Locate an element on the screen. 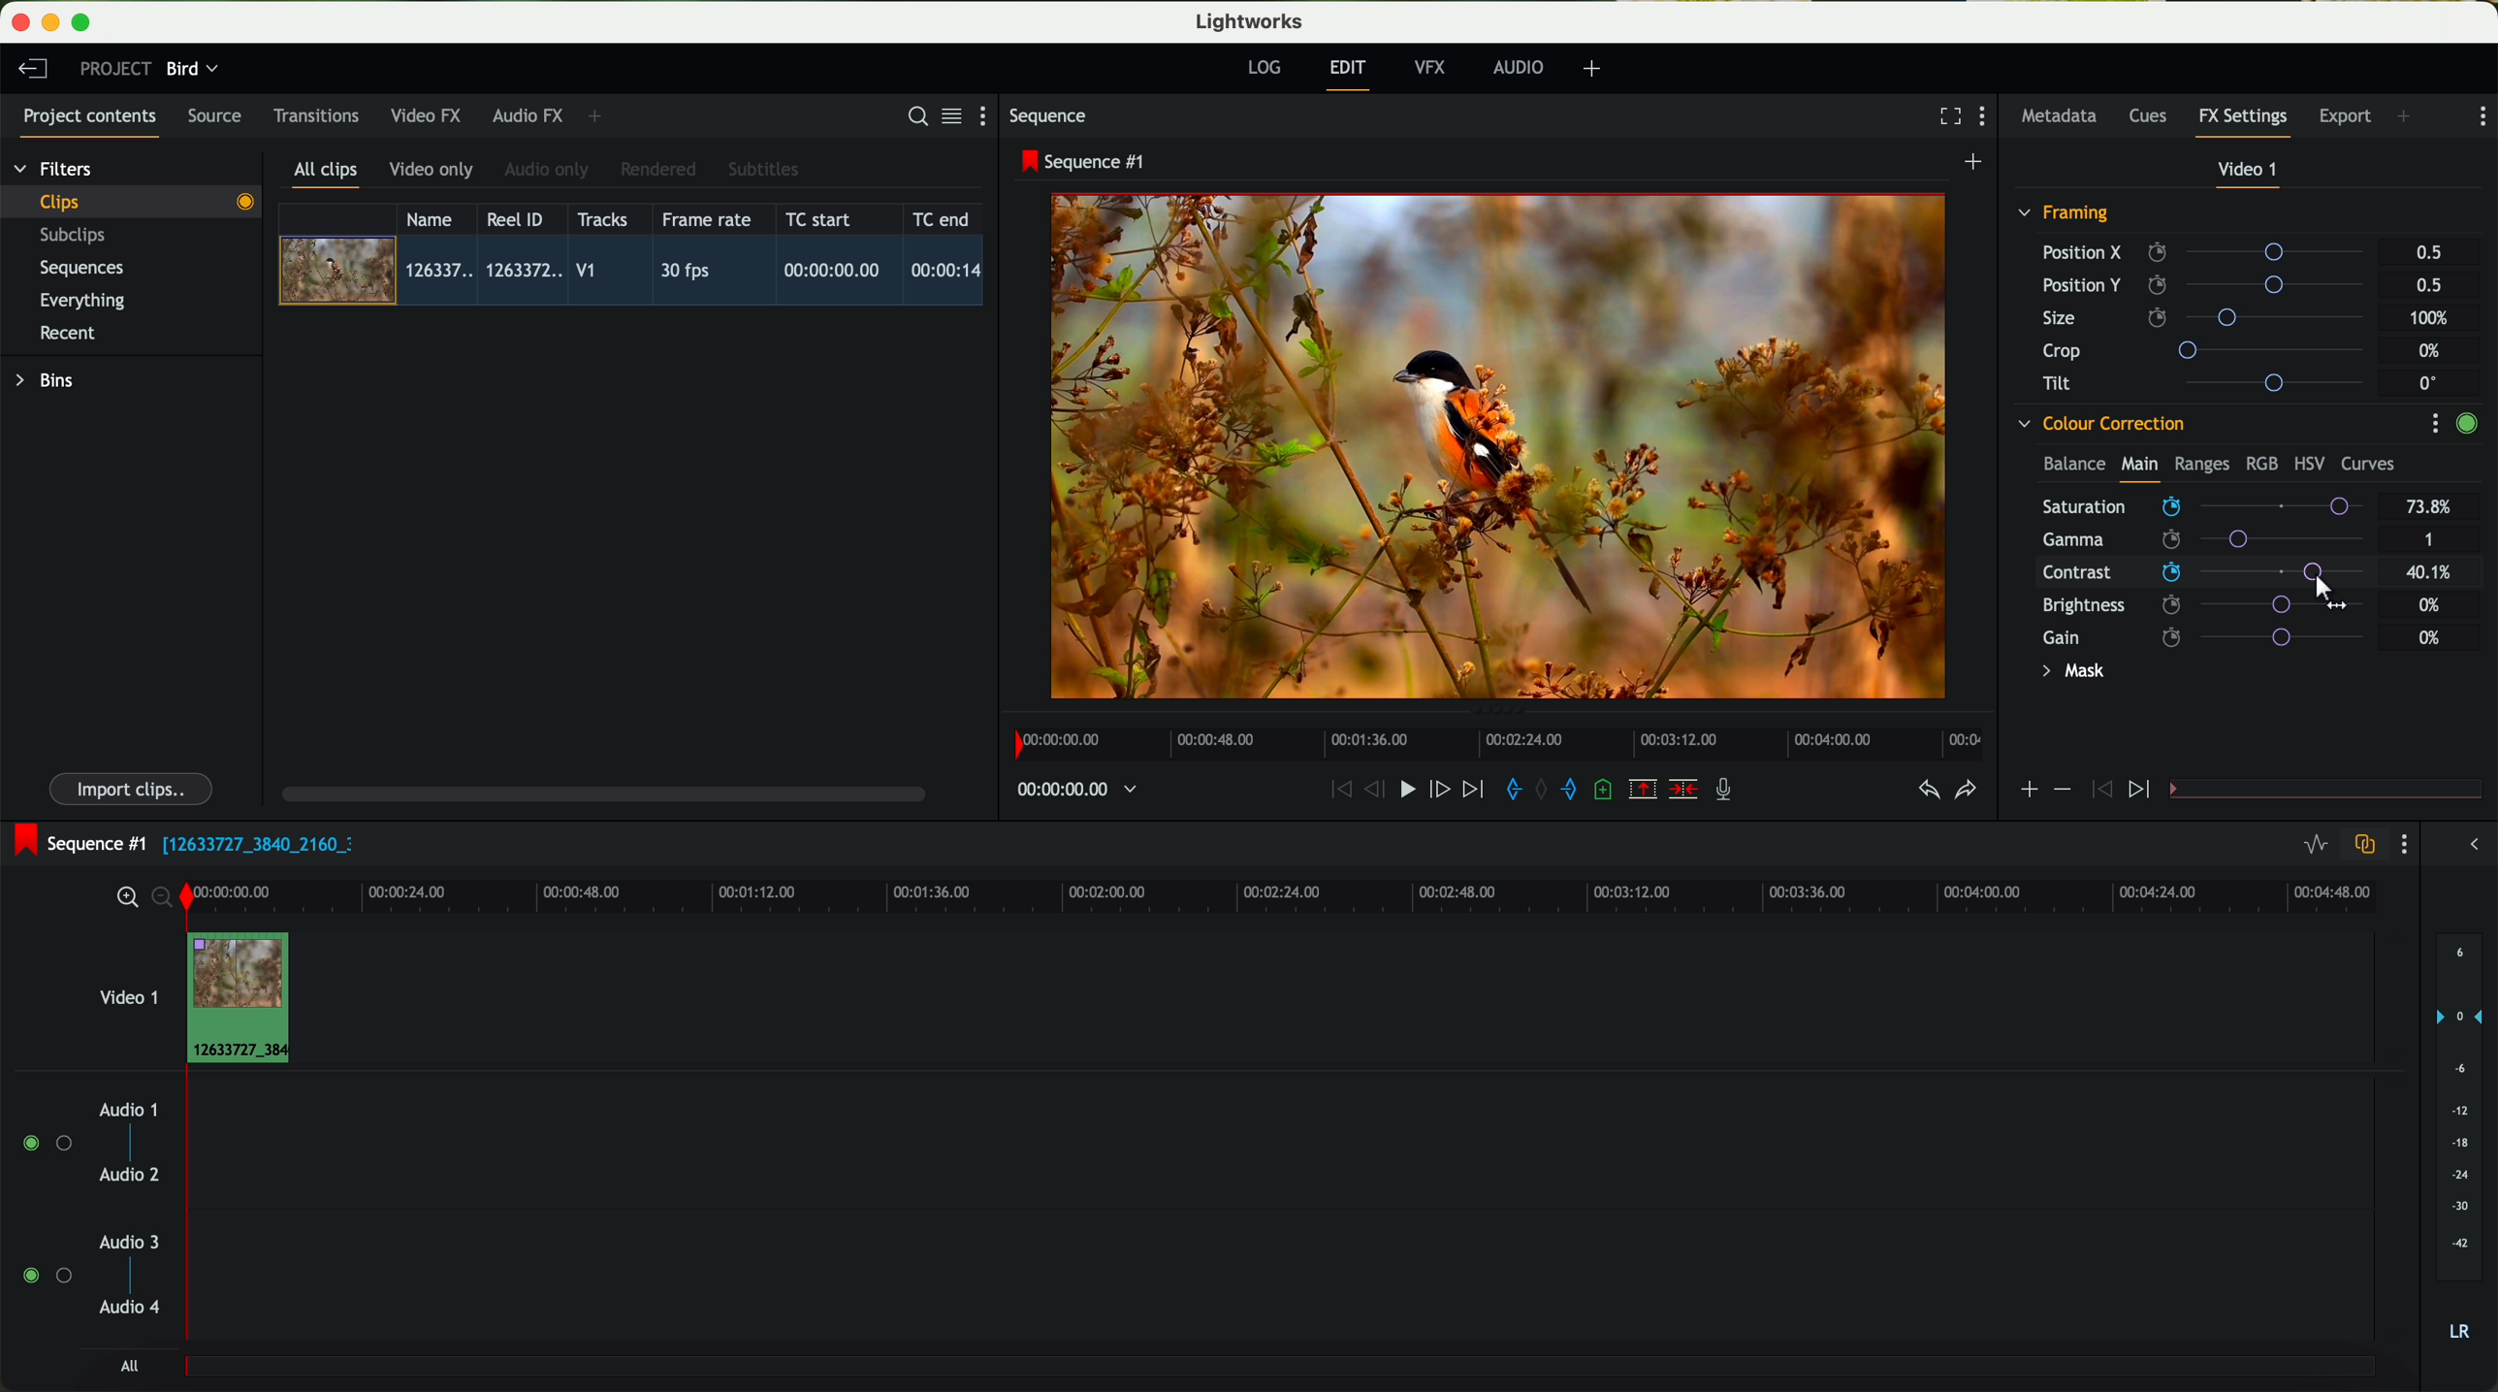  transitions is located at coordinates (315, 115).